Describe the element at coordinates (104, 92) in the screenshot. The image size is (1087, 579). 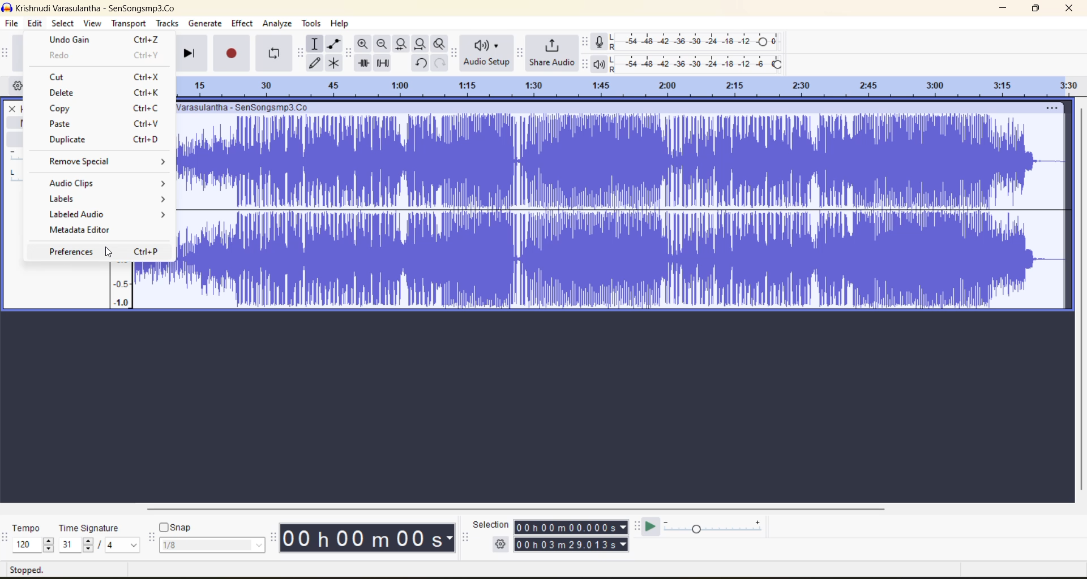
I see `delete` at that location.